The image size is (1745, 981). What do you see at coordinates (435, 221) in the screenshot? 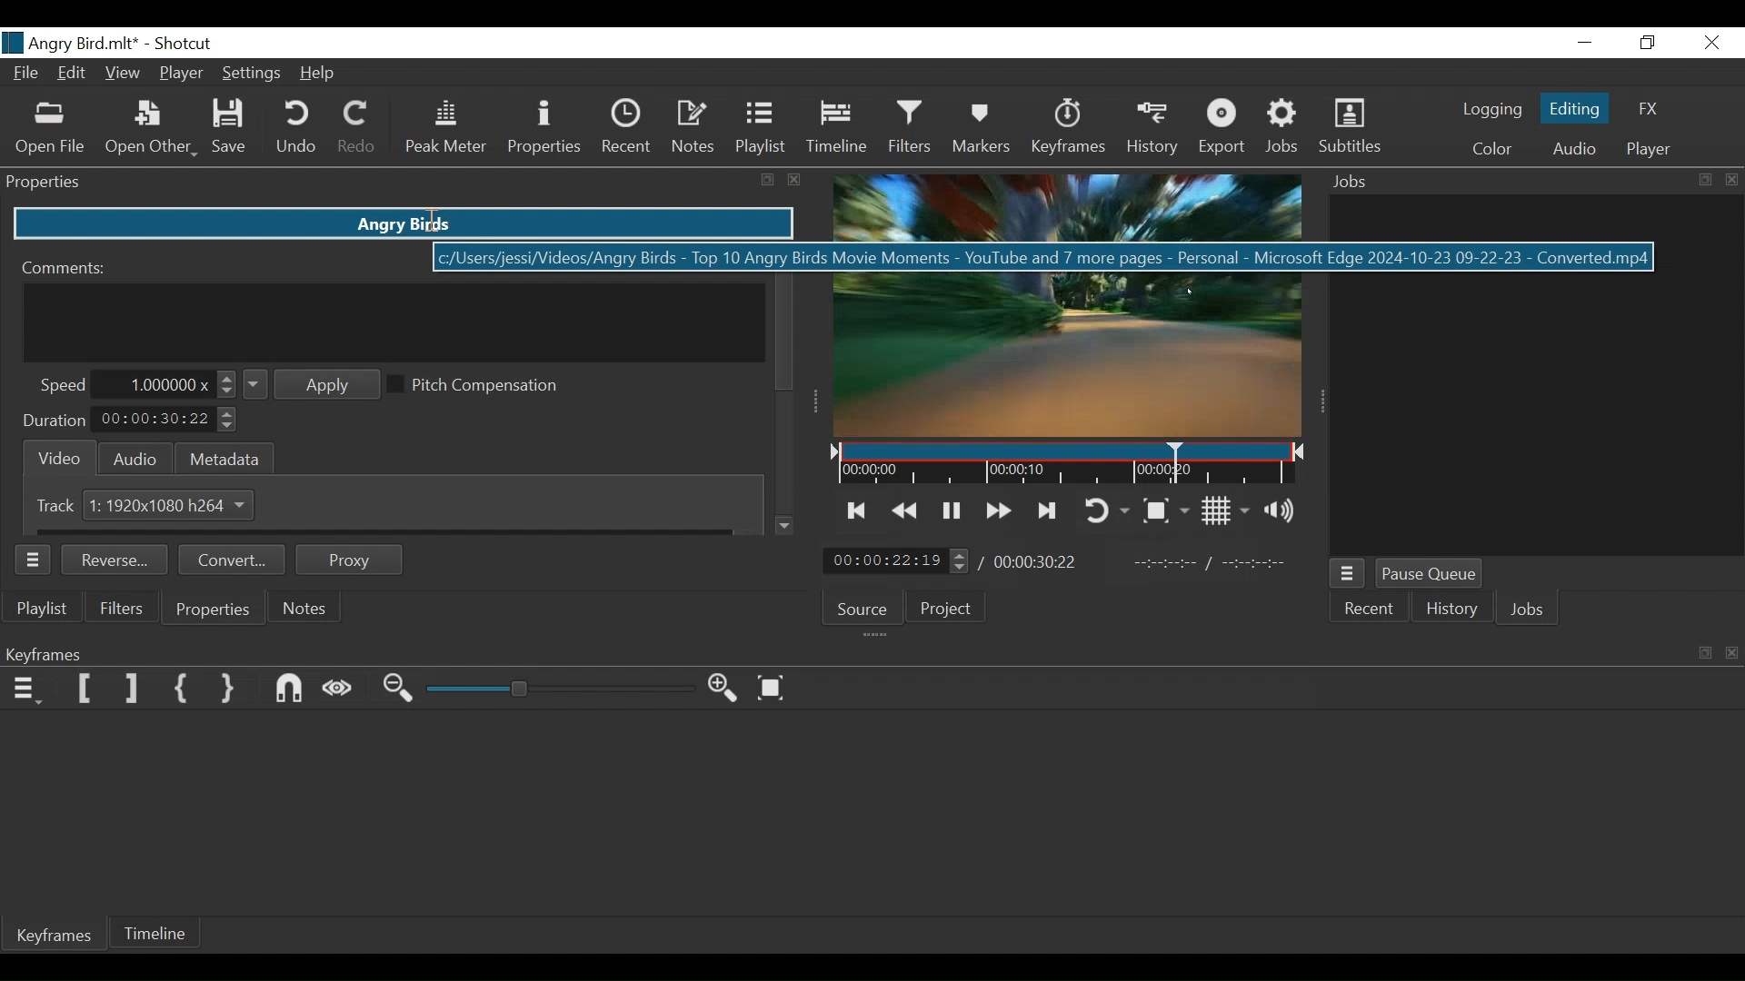
I see `cursor` at bounding box center [435, 221].